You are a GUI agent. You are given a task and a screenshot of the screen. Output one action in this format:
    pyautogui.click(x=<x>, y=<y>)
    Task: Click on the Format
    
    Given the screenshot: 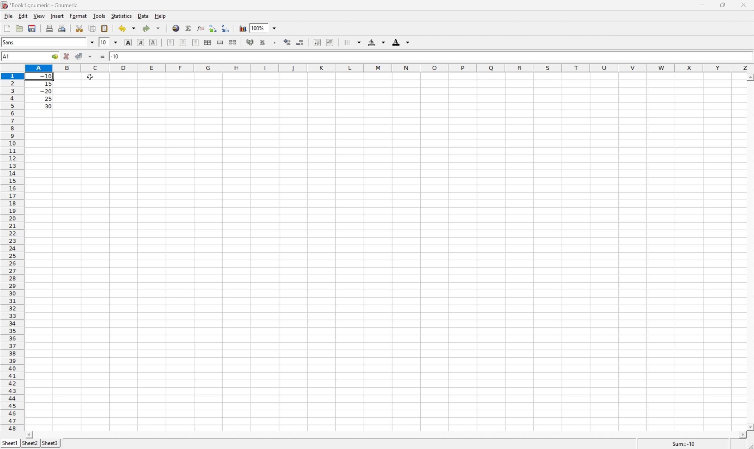 What is the action you would take?
    pyautogui.click(x=79, y=15)
    